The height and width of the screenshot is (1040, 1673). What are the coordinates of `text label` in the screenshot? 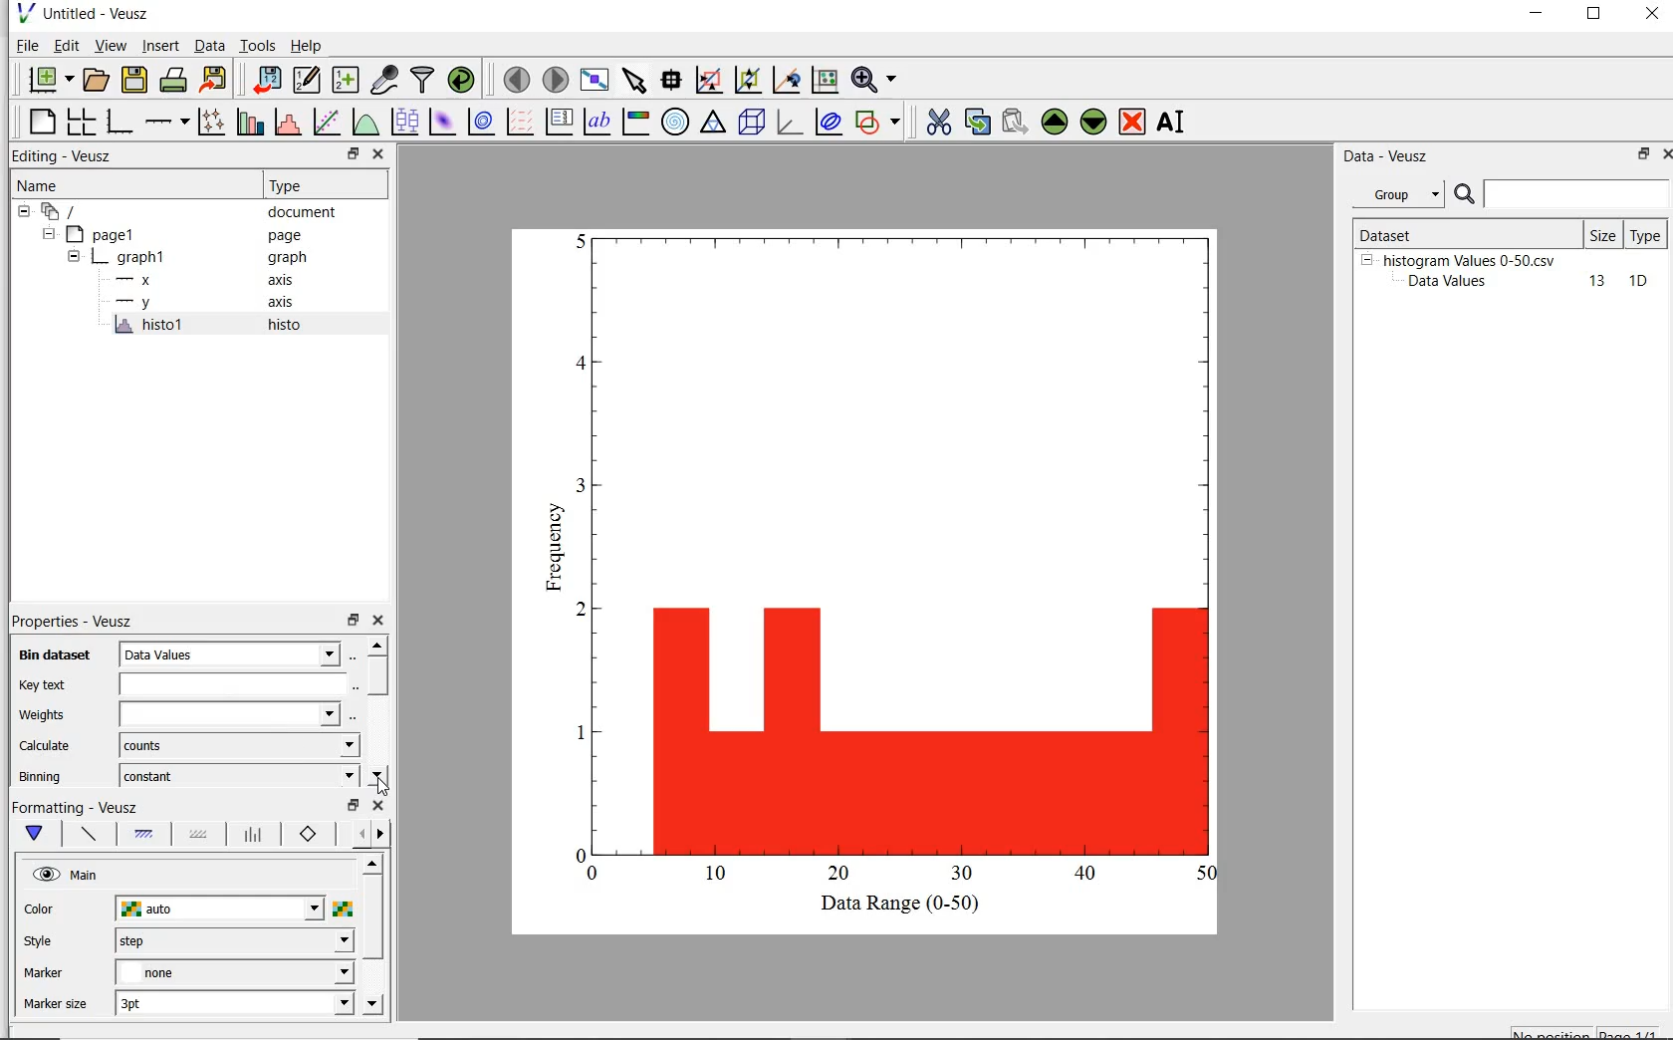 It's located at (600, 120).